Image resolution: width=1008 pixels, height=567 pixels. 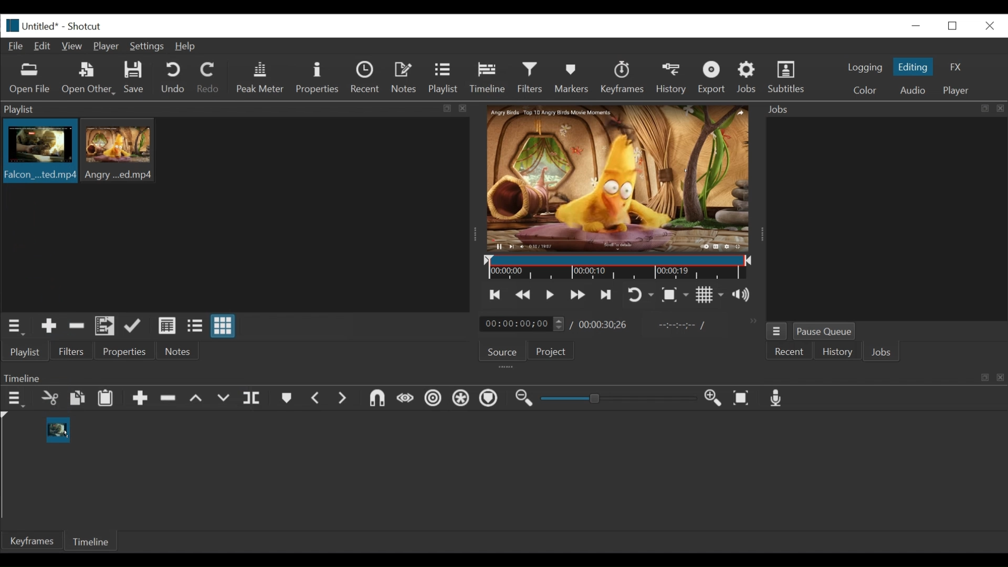 What do you see at coordinates (30, 79) in the screenshot?
I see `Open file` at bounding box center [30, 79].